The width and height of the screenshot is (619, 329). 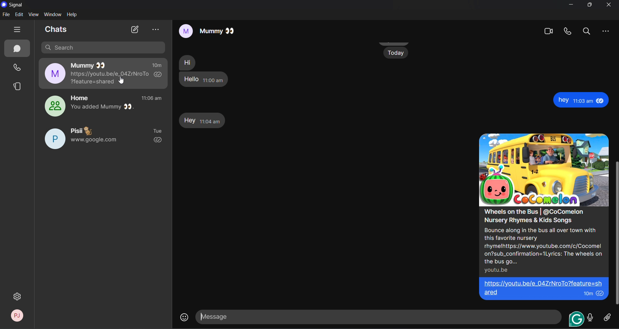 What do you see at coordinates (575, 318) in the screenshot?
I see `grammarly` at bounding box center [575, 318].